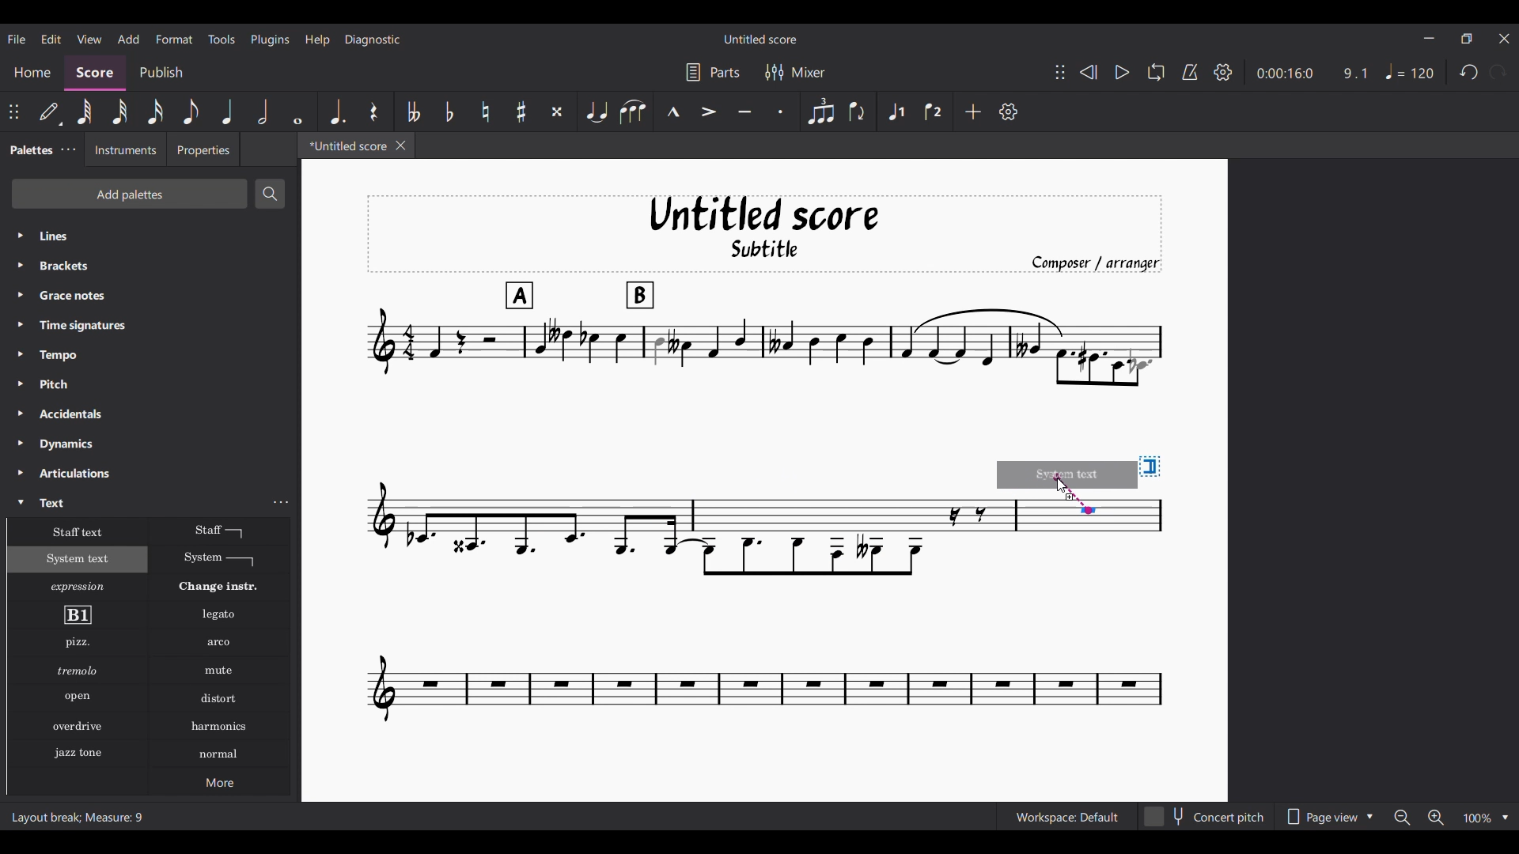 This screenshot has height=854, width=1519. I want to click on Slur, so click(633, 111).